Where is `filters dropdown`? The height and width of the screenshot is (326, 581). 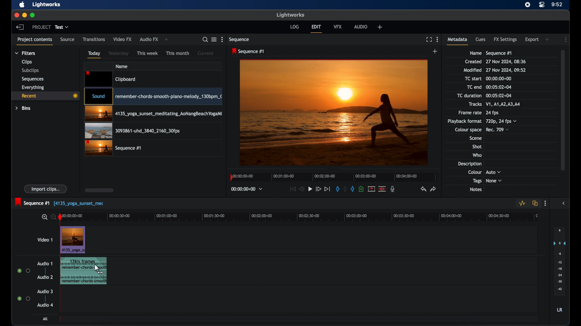
filters dropdown is located at coordinates (25, 53).